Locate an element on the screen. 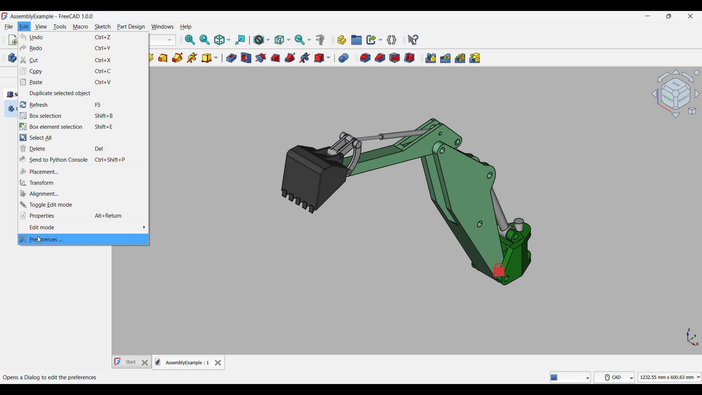  Create body is located at coordinates (11, 109).